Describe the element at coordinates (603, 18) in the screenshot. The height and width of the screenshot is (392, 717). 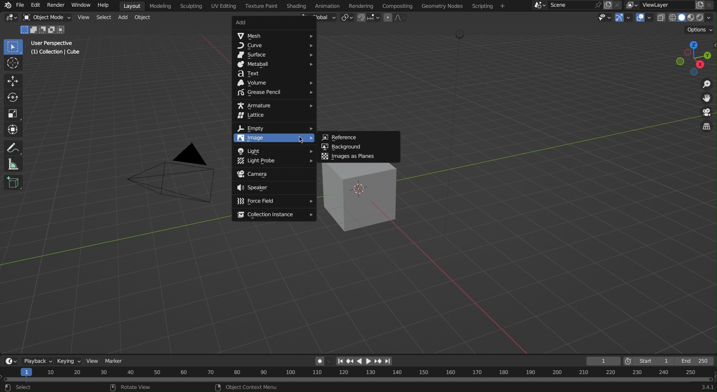
I see `View Objects Type` at that location.